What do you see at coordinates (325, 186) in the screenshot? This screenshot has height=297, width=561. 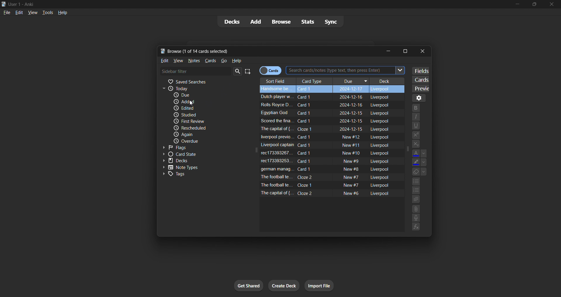 I see `The football te. Cloze 1 New #7 Liverpool` at bounding box center [325, 186].